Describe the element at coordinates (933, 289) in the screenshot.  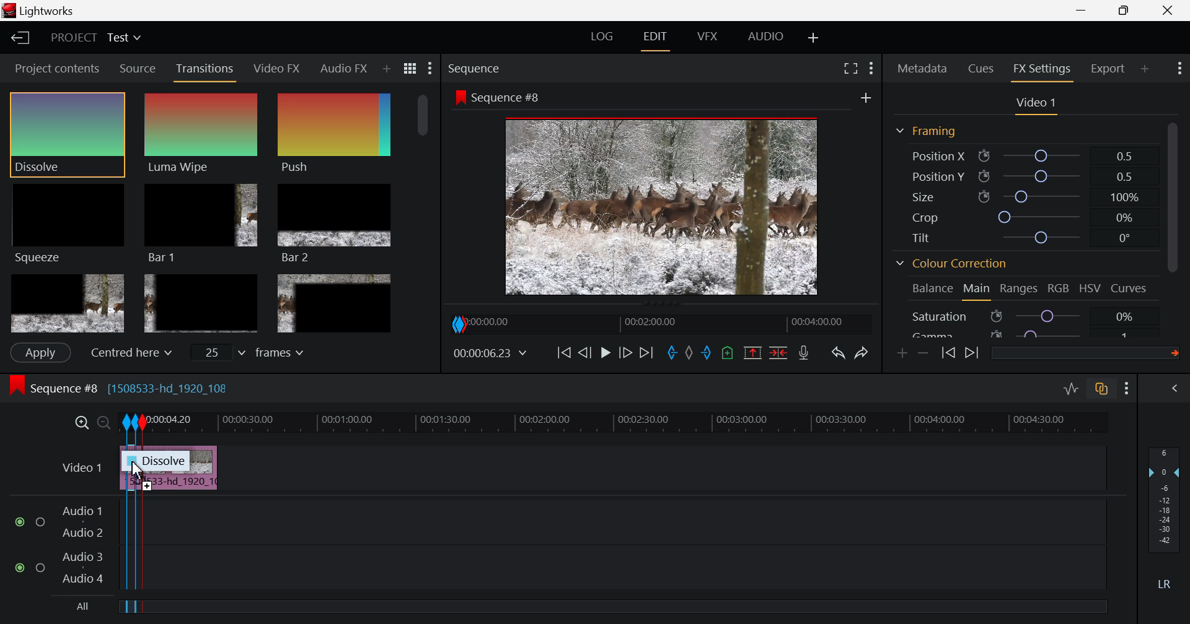
I see `Balance` at that location.